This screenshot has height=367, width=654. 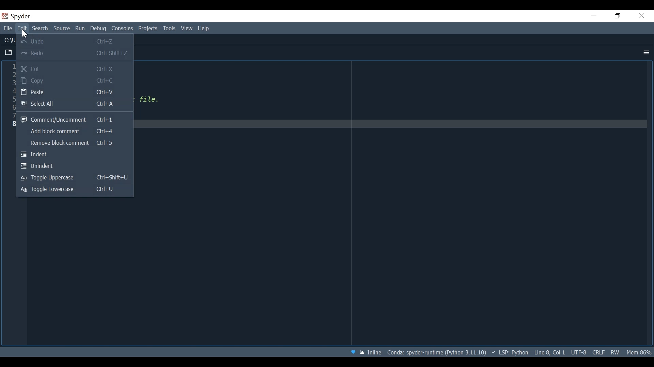 What do you see at coordinates (169, 29) in the screenshot?
I see `Tools` at bounding box center [169, 29].